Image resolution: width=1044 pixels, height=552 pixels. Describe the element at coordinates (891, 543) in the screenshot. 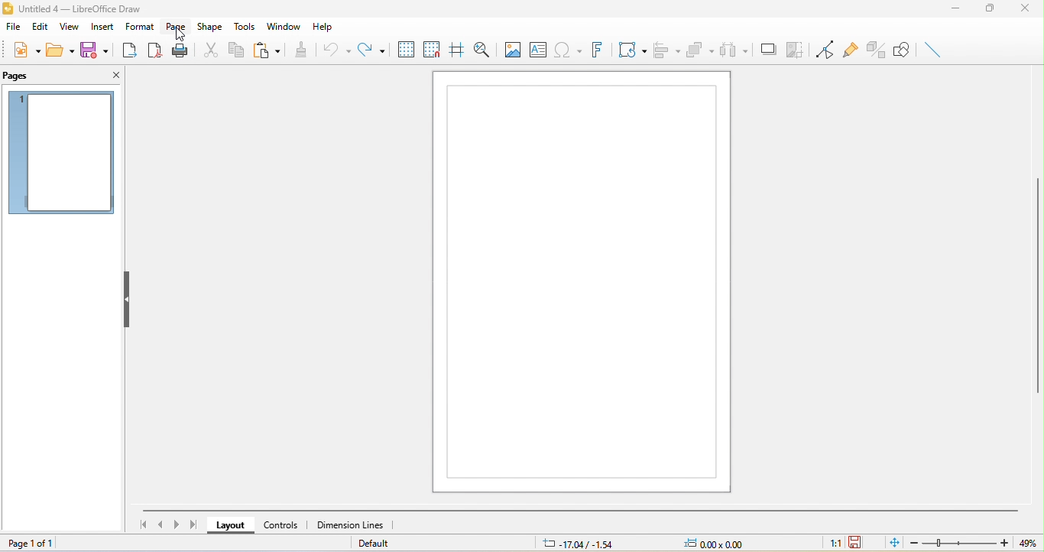

I see `fit to the current page` at that location.